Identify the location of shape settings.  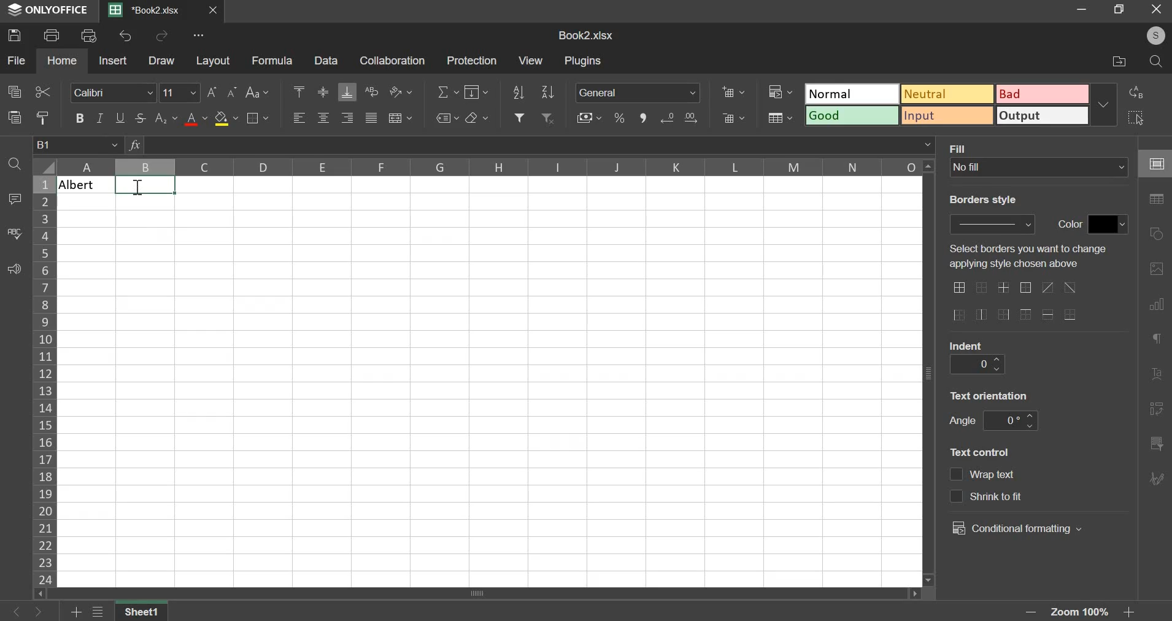
(1157, 230).